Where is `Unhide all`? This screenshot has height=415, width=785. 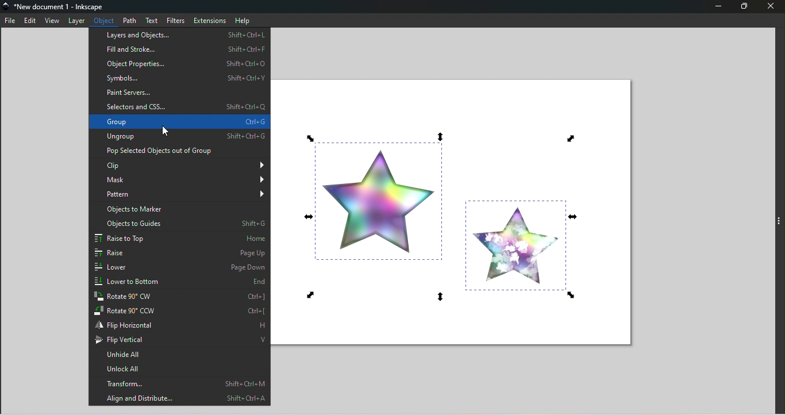
Unhide all is located at coordinates (181, 352).